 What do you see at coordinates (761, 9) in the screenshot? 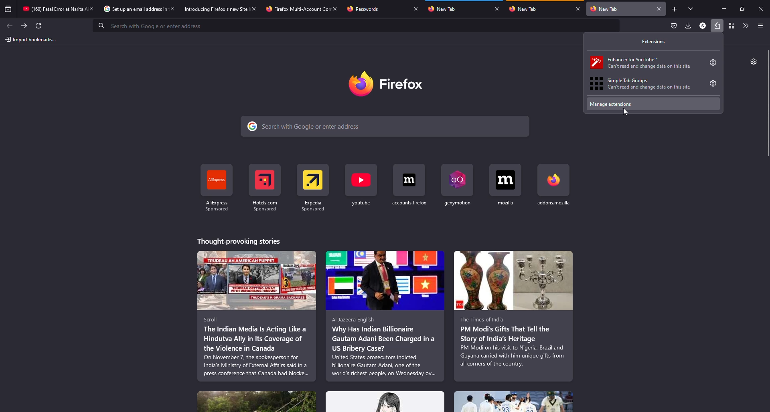
I see `close` at bounding box center [761, 9].